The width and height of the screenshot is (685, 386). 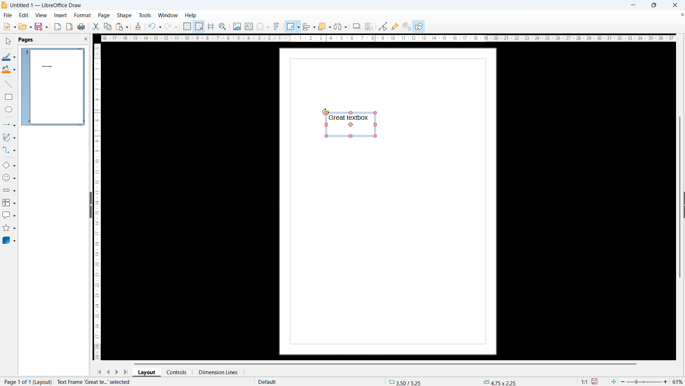 I want to click on vertical ruler, so click(x=97, y=201).